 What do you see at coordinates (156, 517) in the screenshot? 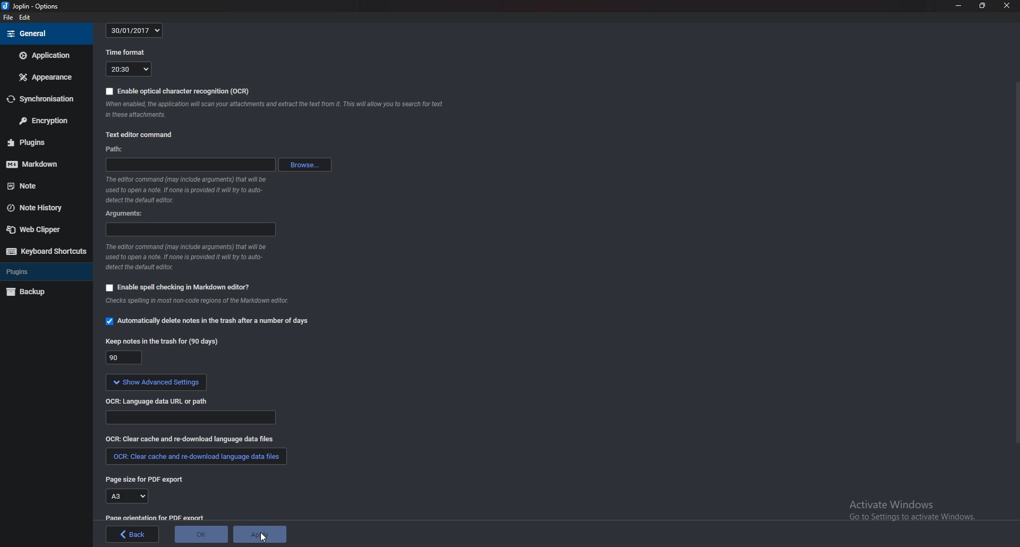
I see `Page orientation for pdf export` at bounding box center [156, 517].